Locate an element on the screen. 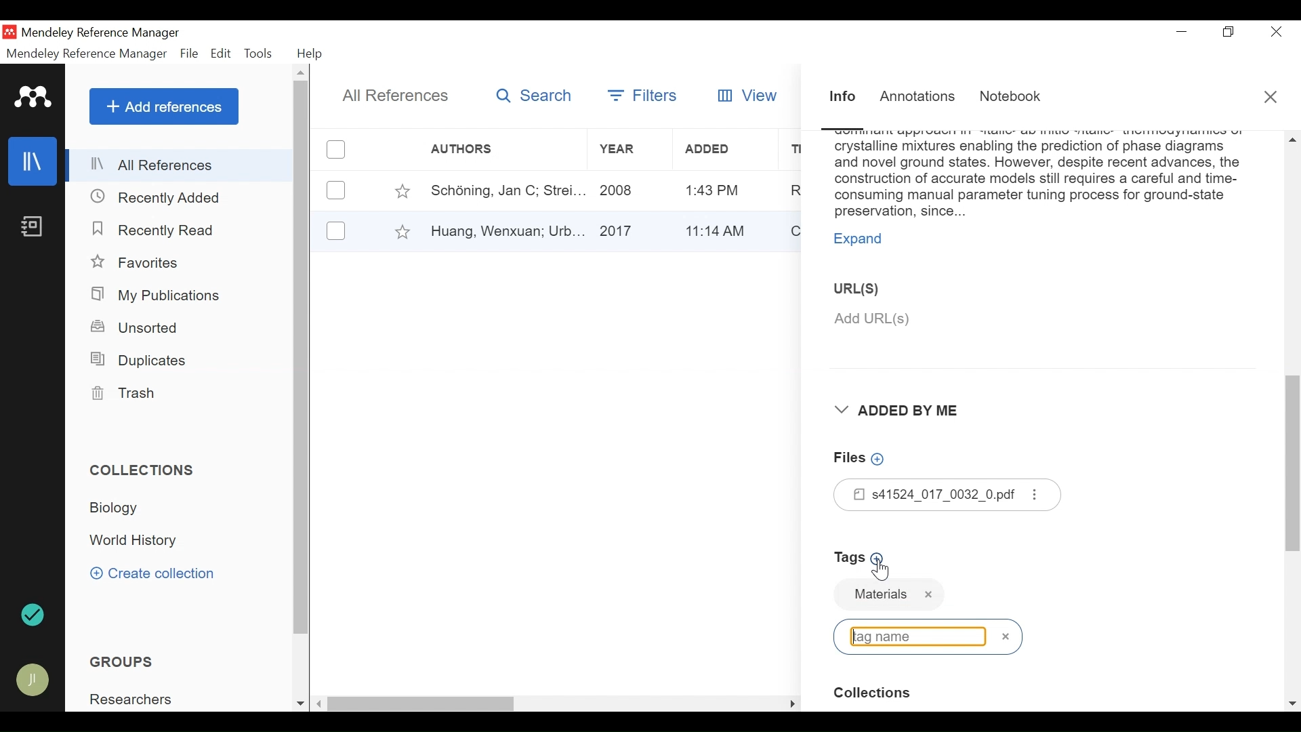  Collection is located at coordinates (877, 695).